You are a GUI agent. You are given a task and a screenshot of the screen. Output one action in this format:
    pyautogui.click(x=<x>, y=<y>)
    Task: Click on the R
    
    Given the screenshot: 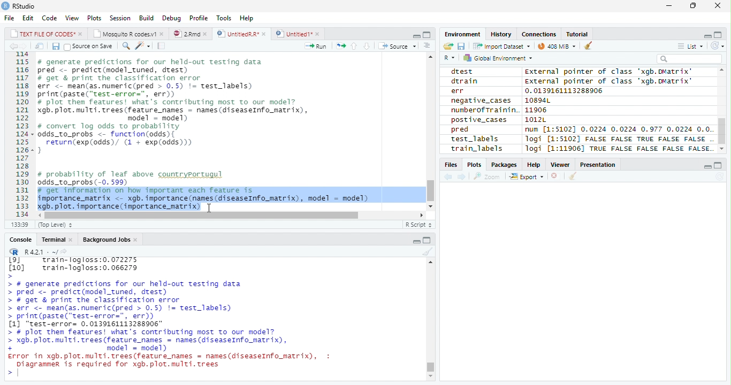 What is the action you would take?
    pyautogui.click(x=13, y=251)
    